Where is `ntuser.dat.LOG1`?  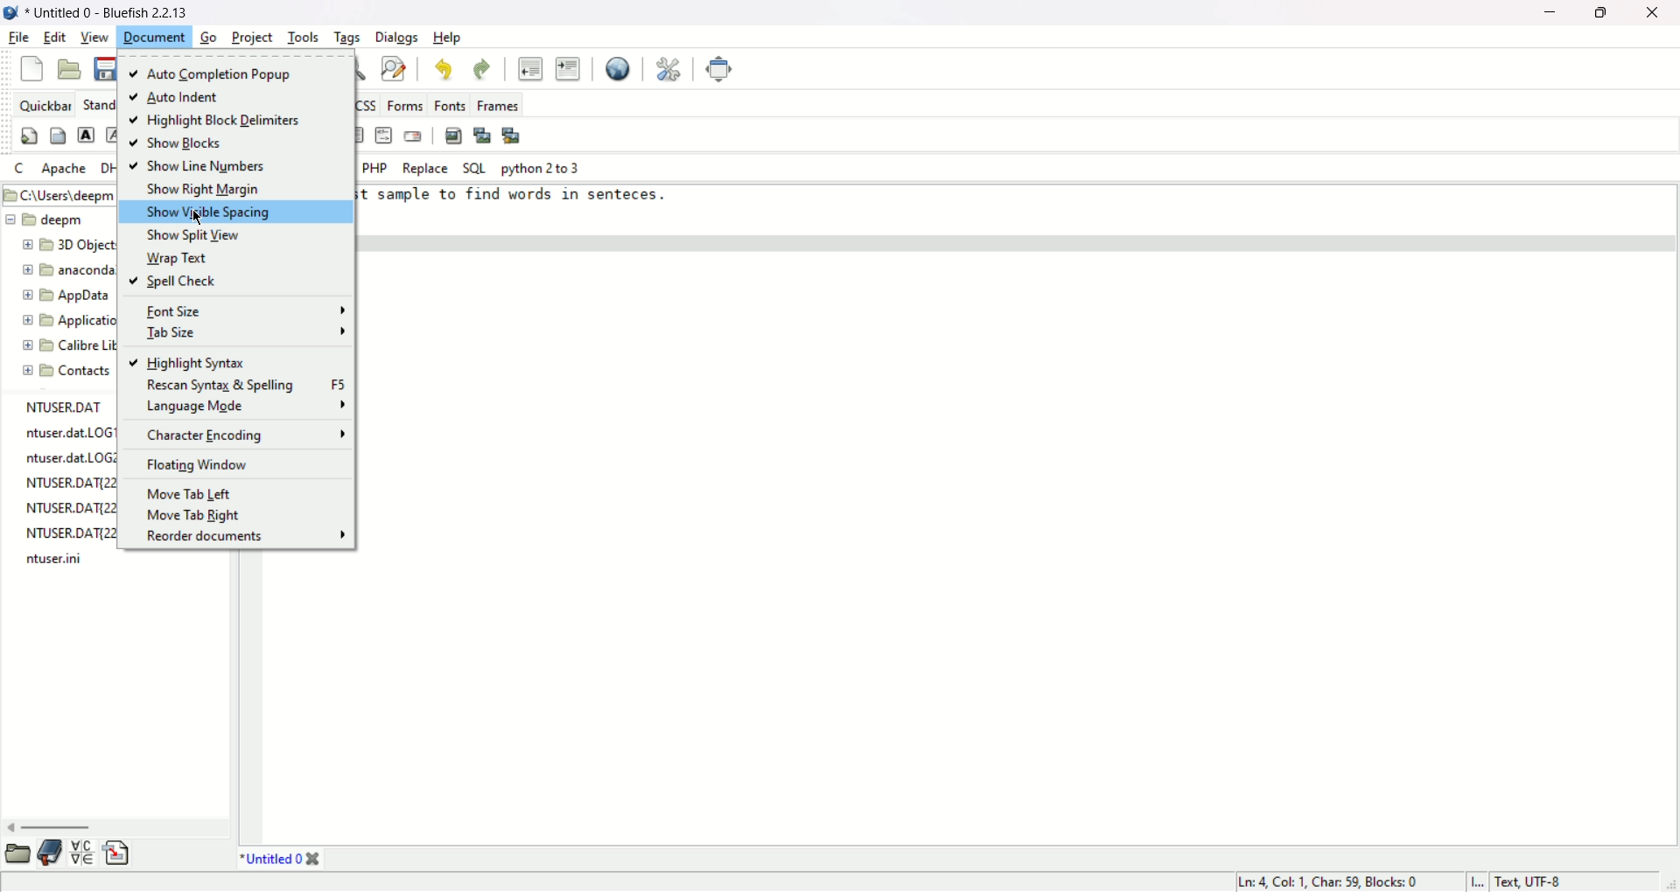
ntuser.dat.LOG1 is located at coordinates (70, 432).